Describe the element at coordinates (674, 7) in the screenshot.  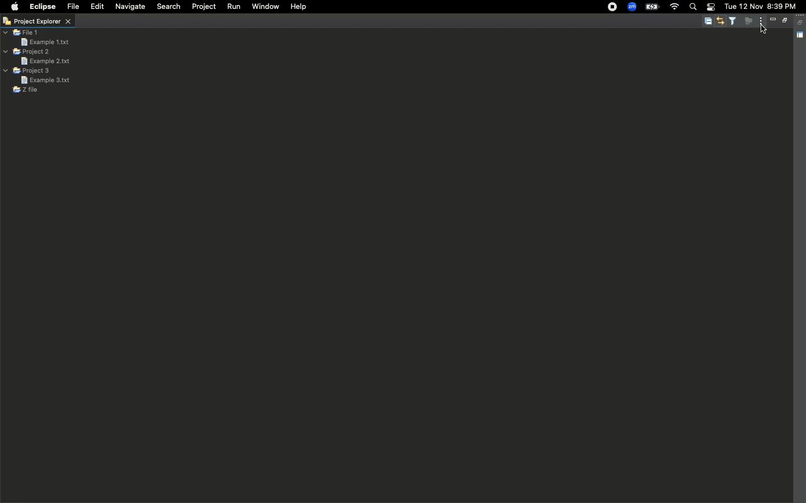
I see `Internet` at that location.